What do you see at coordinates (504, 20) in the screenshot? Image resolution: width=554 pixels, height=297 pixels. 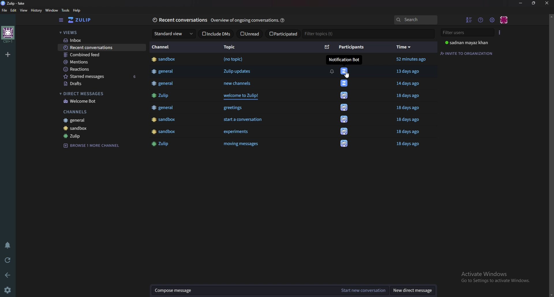 I see `Personal menu` at bounding box center [504, 20].